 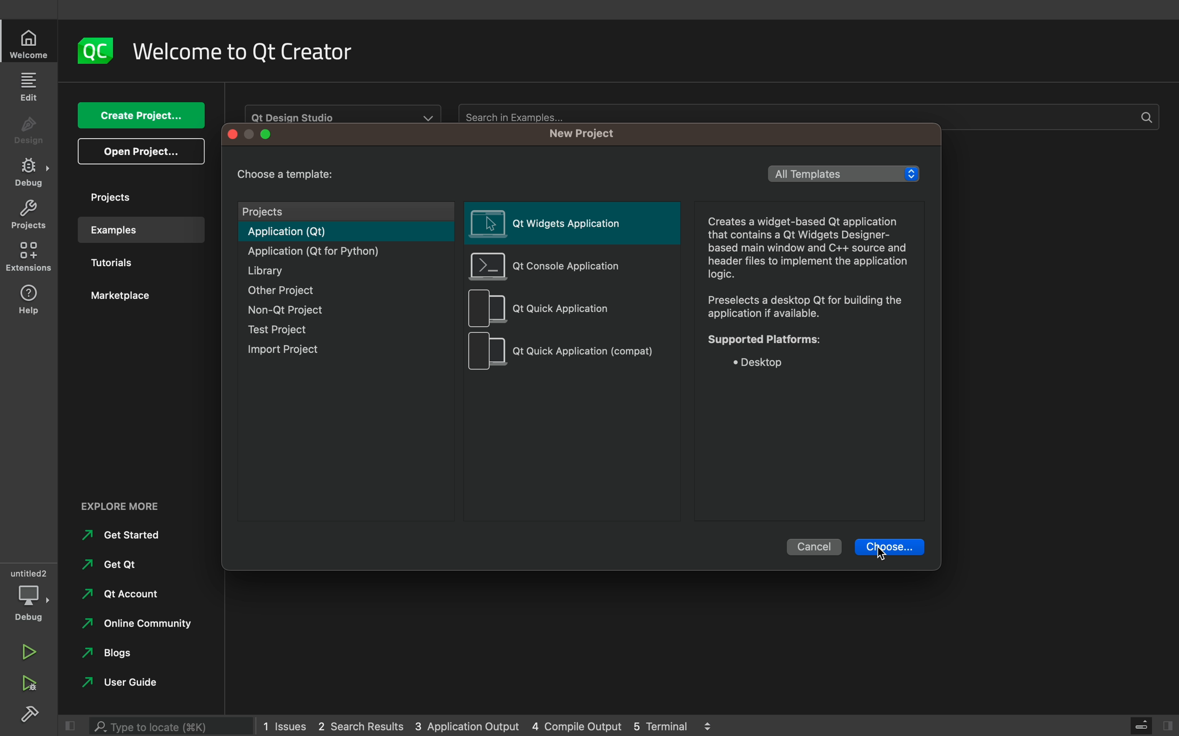 What do you see at coordinates (563, 351) in the screenshot?
I see `qt quick application` at bounding box center [563, 351].